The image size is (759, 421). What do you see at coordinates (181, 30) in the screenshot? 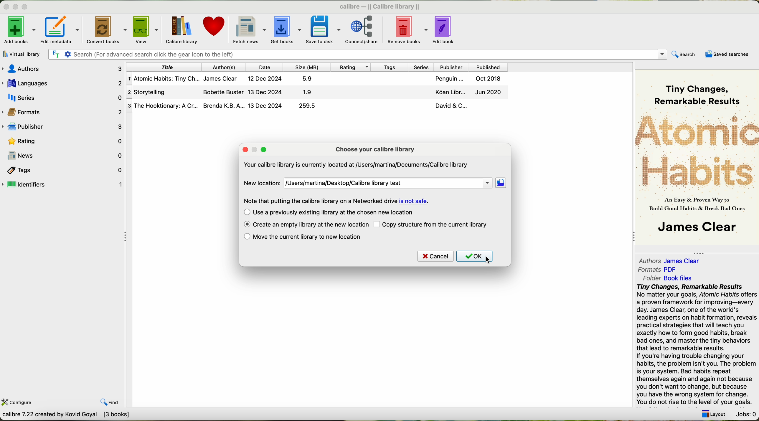
I see `click on calibre library` at bounding box center [181, 30].